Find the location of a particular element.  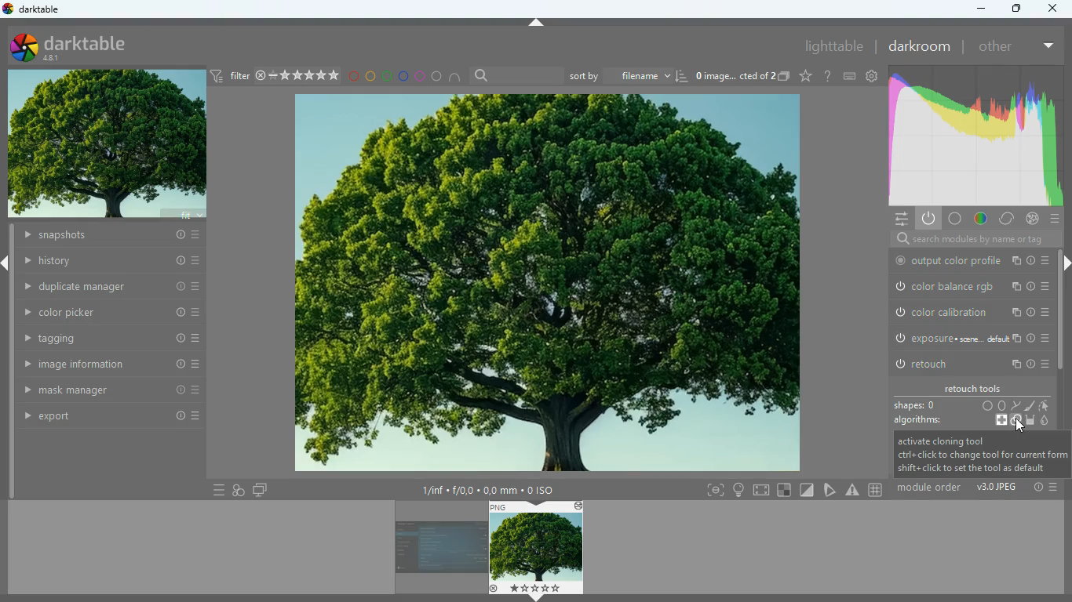

image type is located at coordinates (997, 488).